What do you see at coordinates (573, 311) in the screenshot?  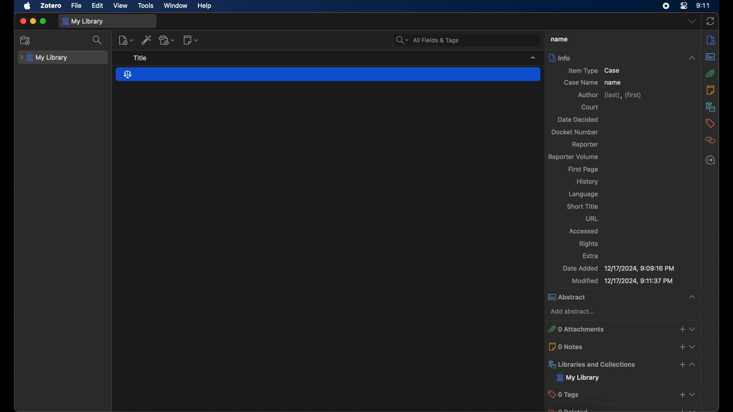 I see `add abstract` at bounding box center [573, 311].